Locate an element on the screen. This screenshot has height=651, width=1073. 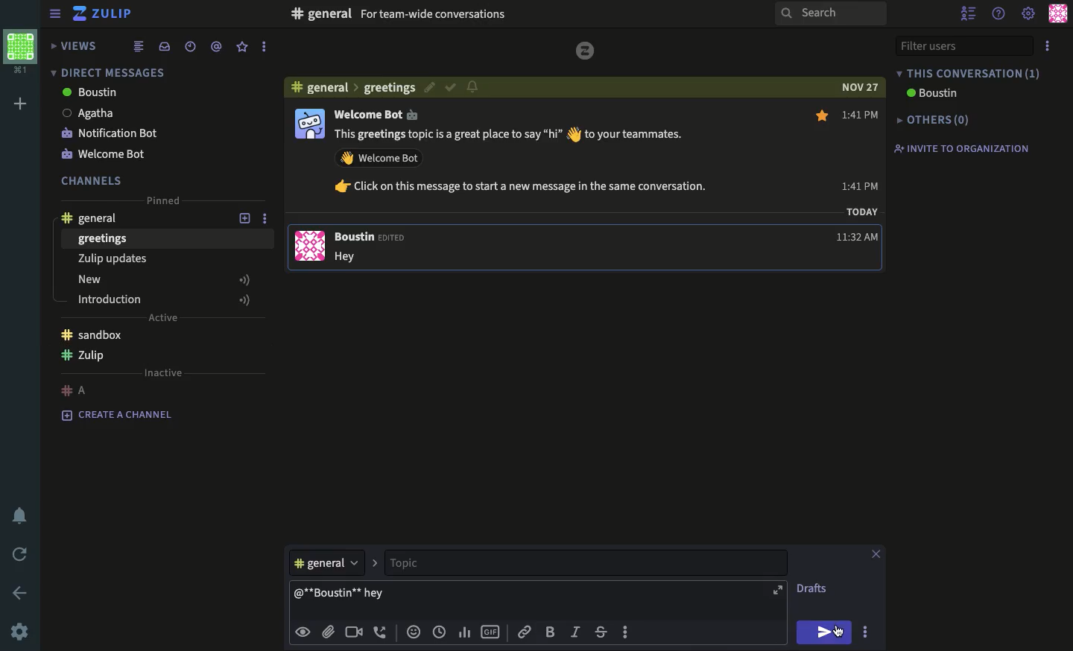
NOV 27 is located at coordinates (862, 88).